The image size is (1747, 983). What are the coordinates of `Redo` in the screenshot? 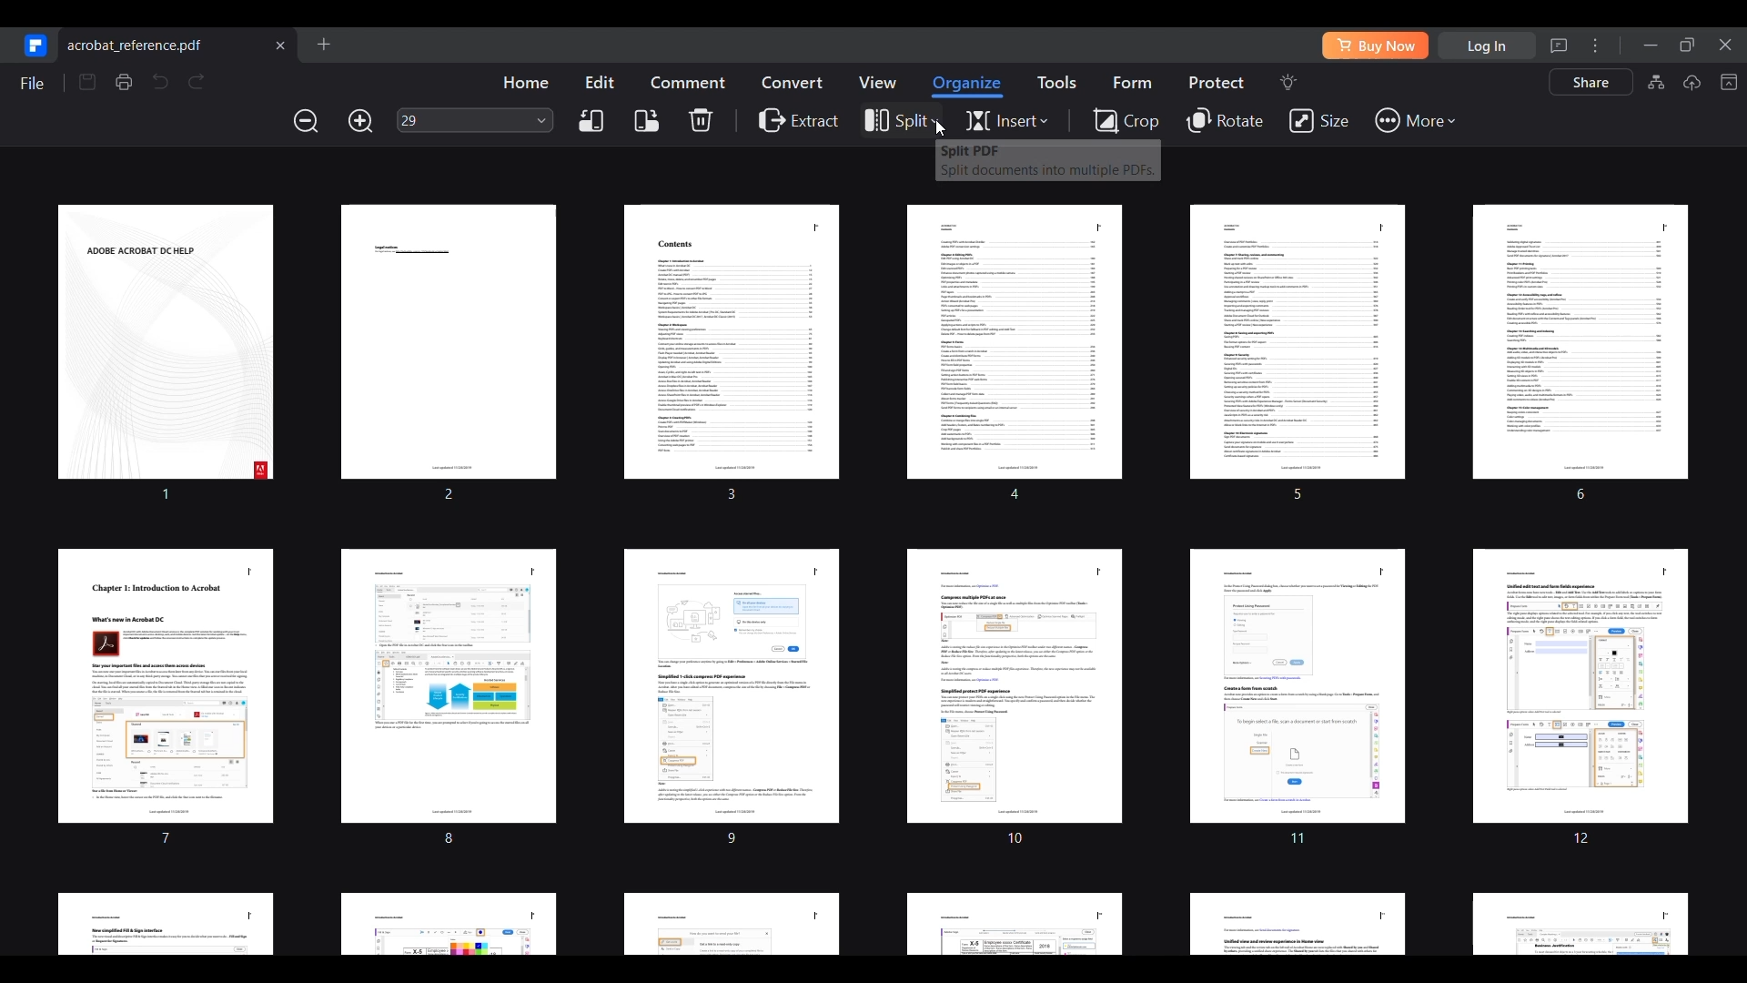 It's located at (197, 82).